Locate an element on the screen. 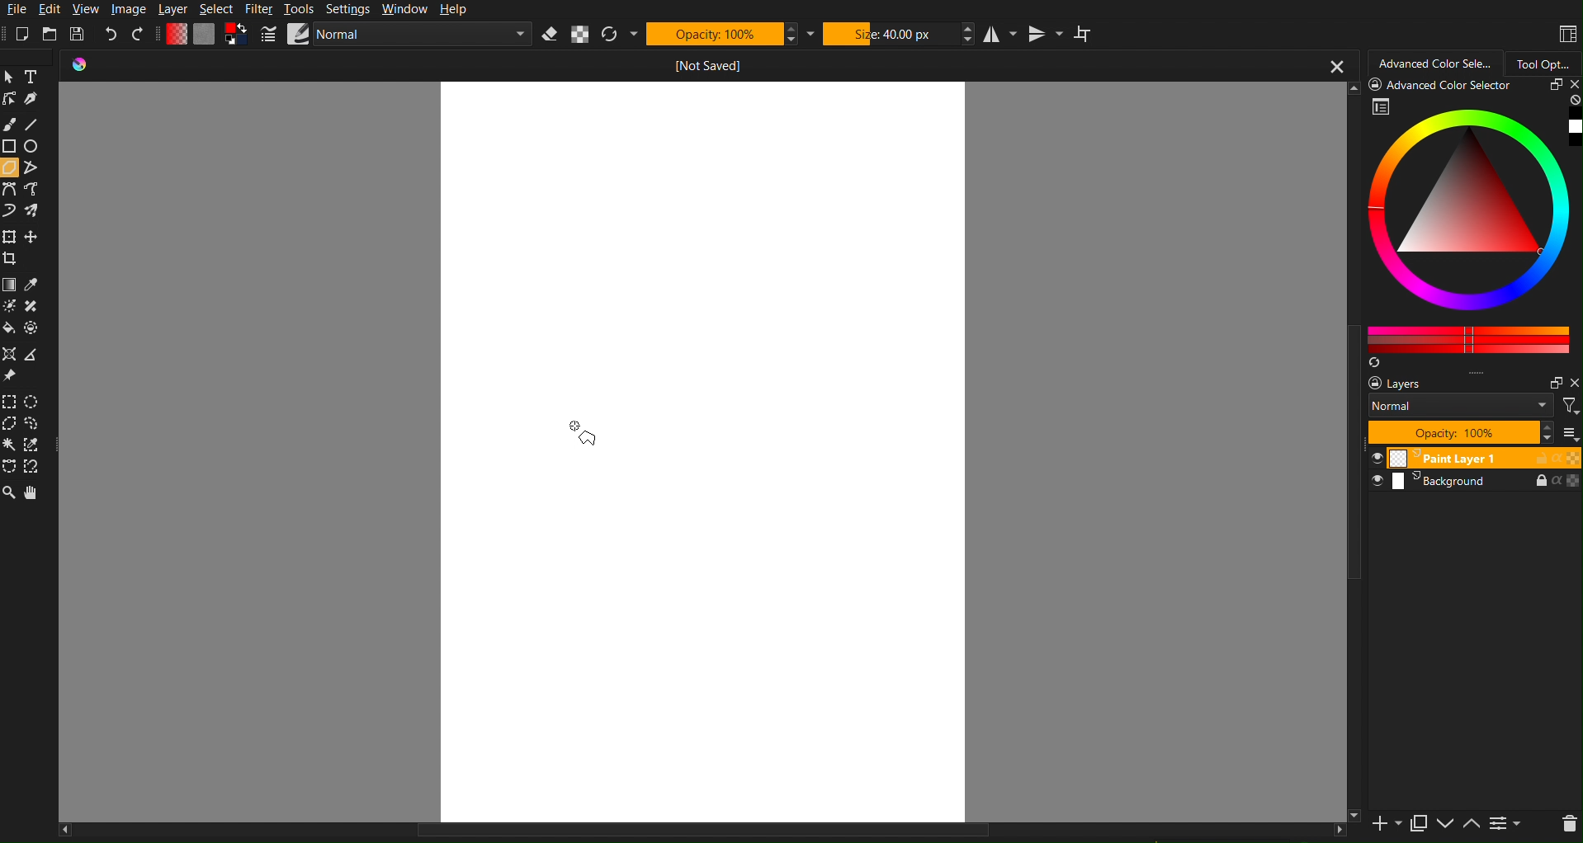  measure the distance between two points is located at coordinates (37, 356).